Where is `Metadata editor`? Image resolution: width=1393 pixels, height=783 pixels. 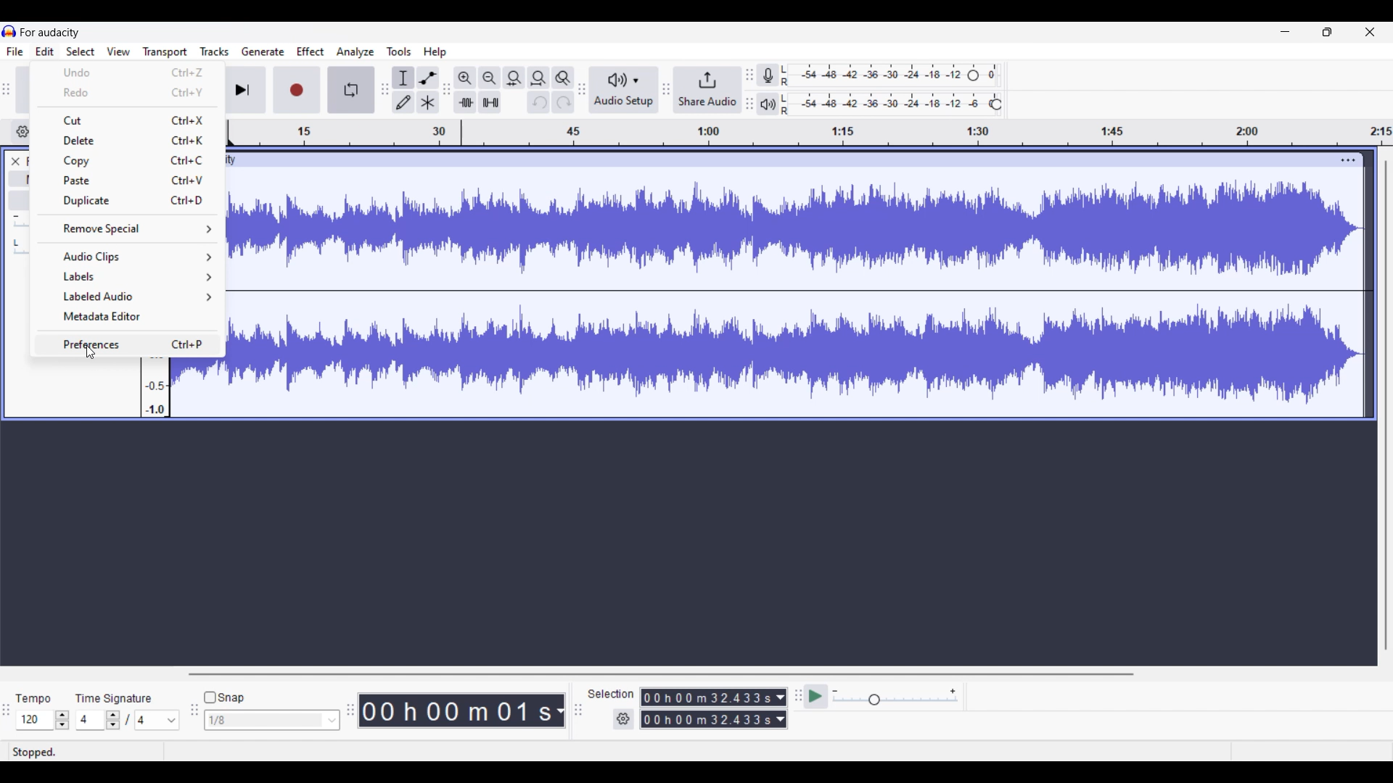
Metadata editor is located at coordinates (128, 316).